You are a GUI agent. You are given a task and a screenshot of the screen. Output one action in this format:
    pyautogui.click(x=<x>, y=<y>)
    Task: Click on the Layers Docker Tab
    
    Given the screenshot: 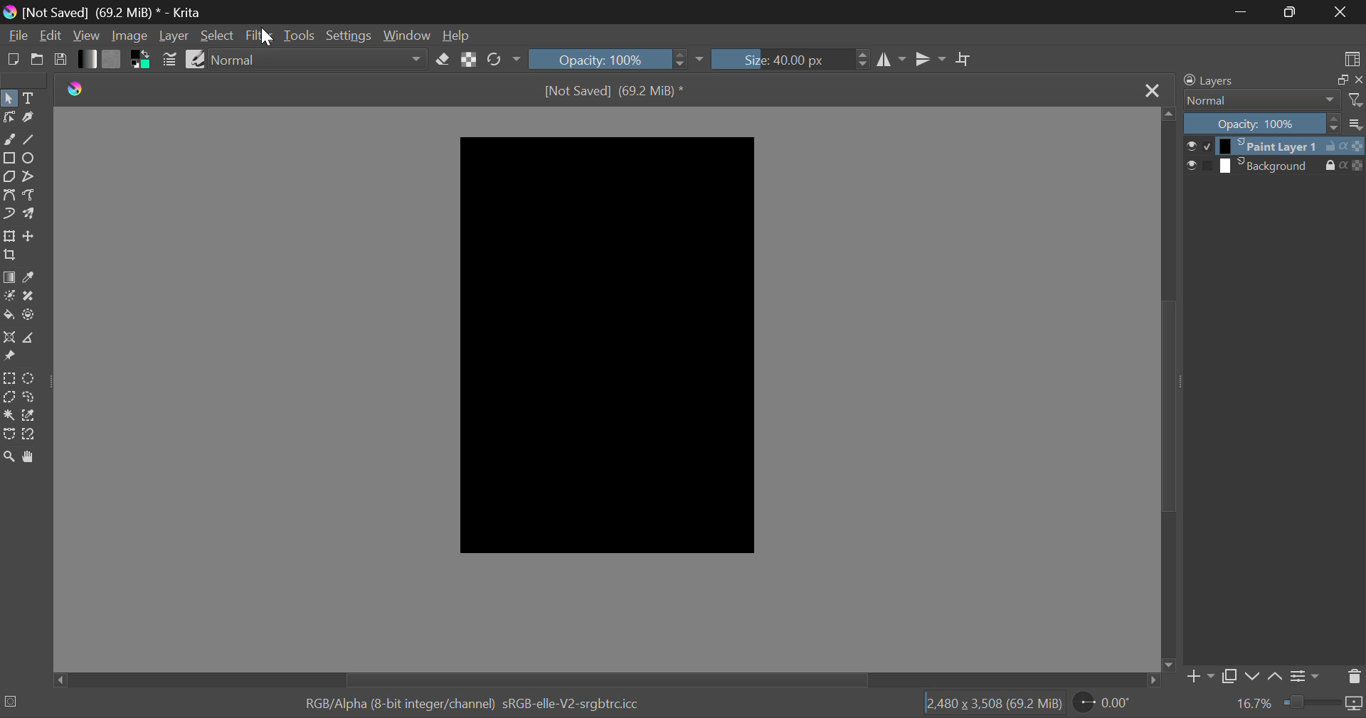 What is the action you would take?
    pyautogui.click(x=1245, y=82)
    